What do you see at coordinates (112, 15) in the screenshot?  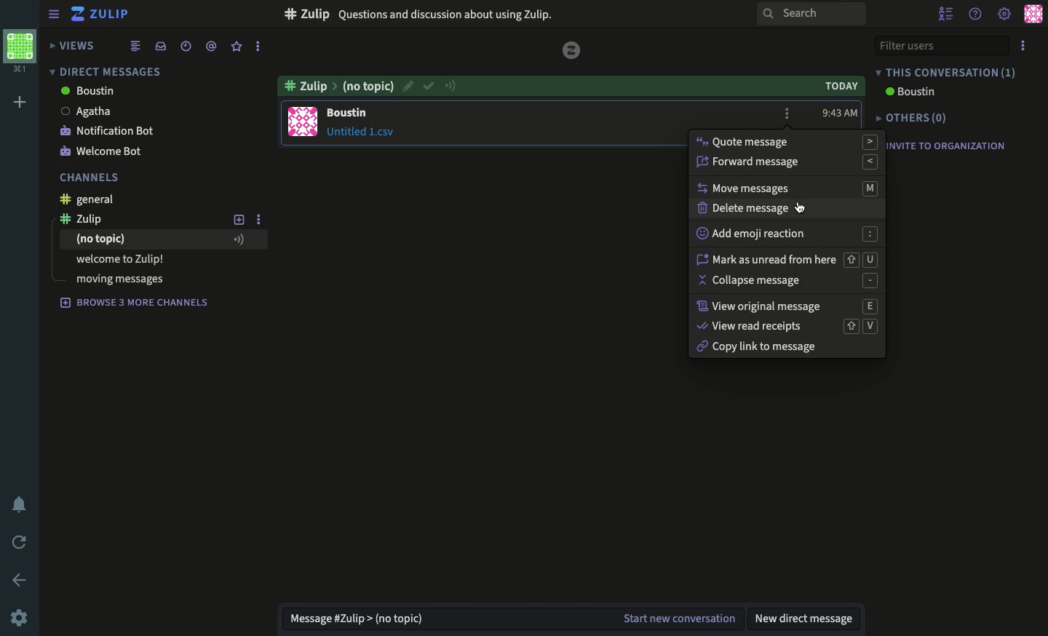 I see `Zulip` at bounding box center [112, 15].